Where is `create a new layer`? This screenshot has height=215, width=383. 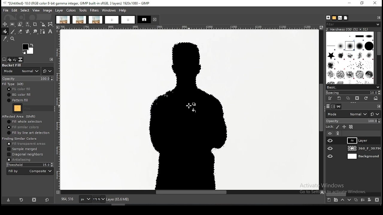
create a new layer is located at coordinates (329, 199).